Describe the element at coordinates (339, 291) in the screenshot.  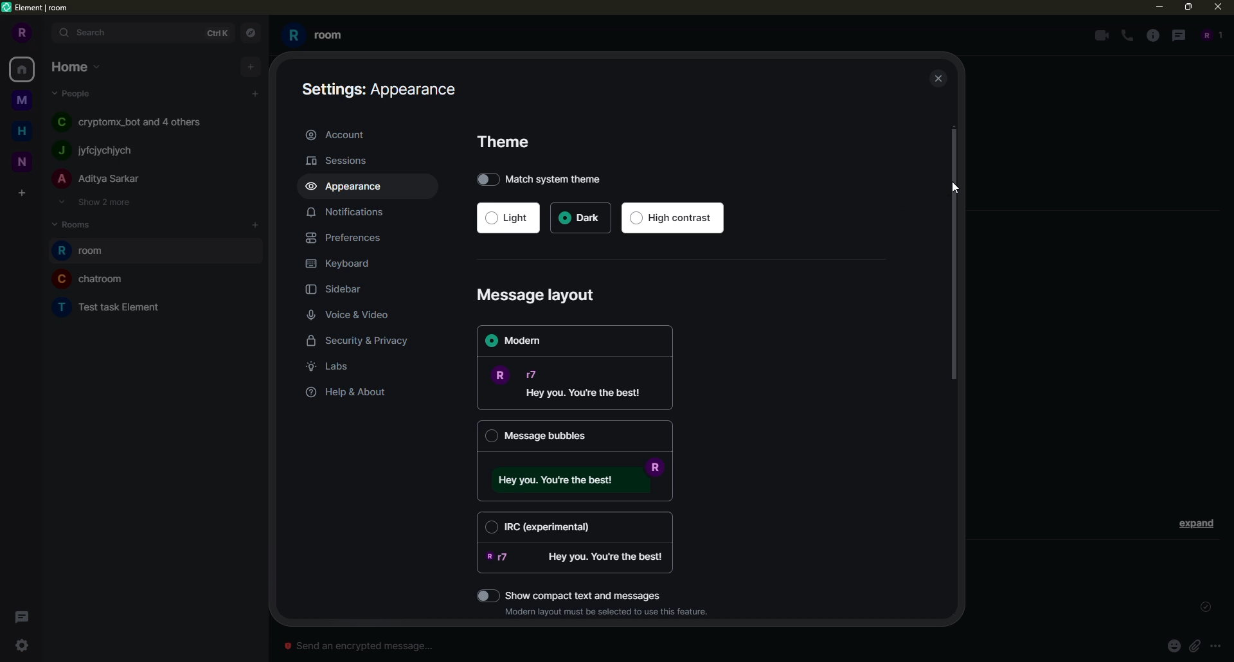
I see `sidebar` at that location.